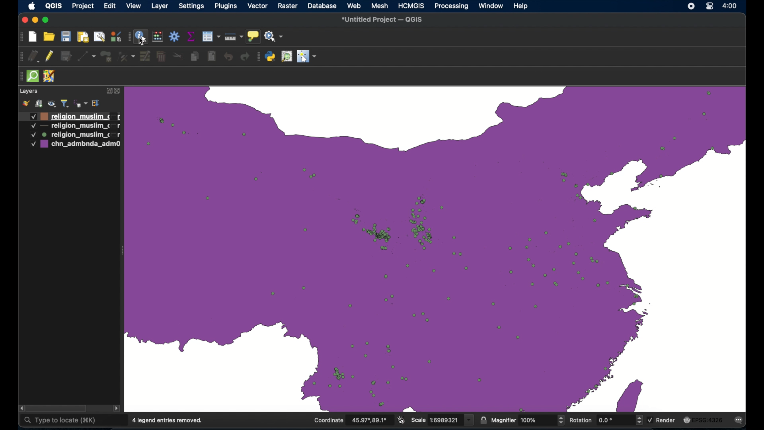 This screenshot has width=764, height=430. What do you see at coordinates (65, 36) in the screenshot?
I see `save project ` at bounding box center [65, 36].